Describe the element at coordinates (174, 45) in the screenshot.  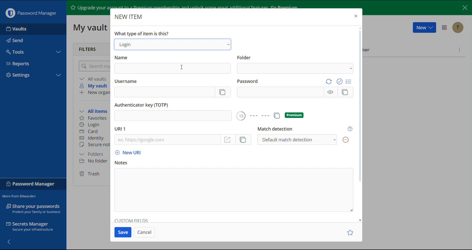
I see `Login` at that location.